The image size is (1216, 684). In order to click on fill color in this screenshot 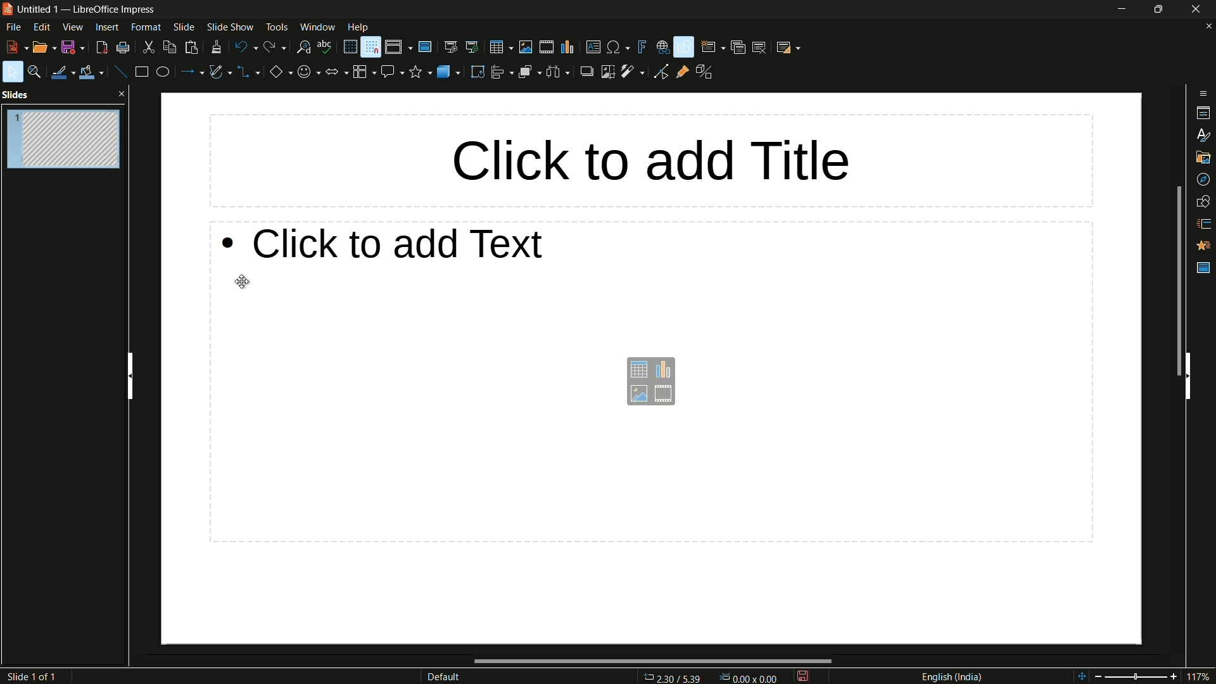, I will do `click(92, 72)`.